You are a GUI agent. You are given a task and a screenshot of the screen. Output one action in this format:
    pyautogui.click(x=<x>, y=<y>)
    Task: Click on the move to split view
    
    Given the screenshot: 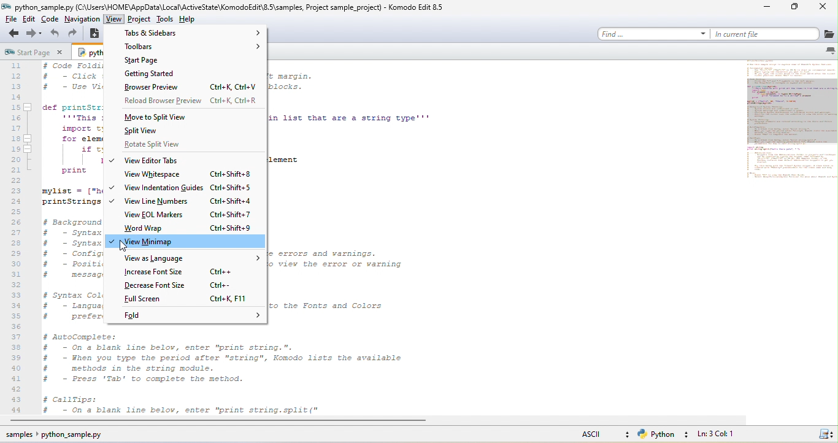 What is the action you would take?
    pyautogui.click(x=160, y=114)
    